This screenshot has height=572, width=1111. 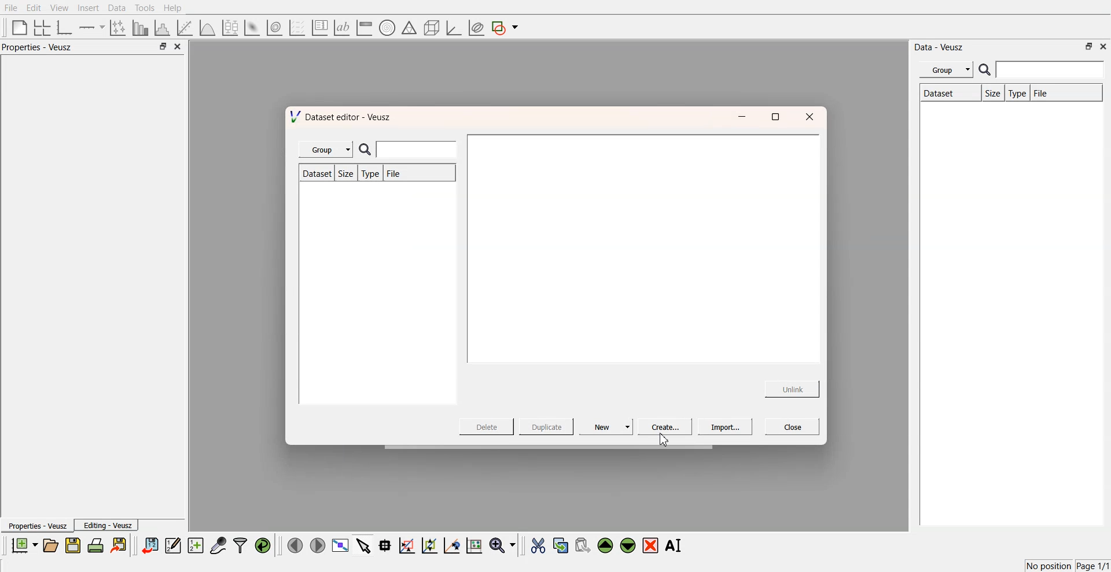 What do you see at coordinates (385, 545) in the screenshot?
I see `read data points` at bounding box center [385, 545].